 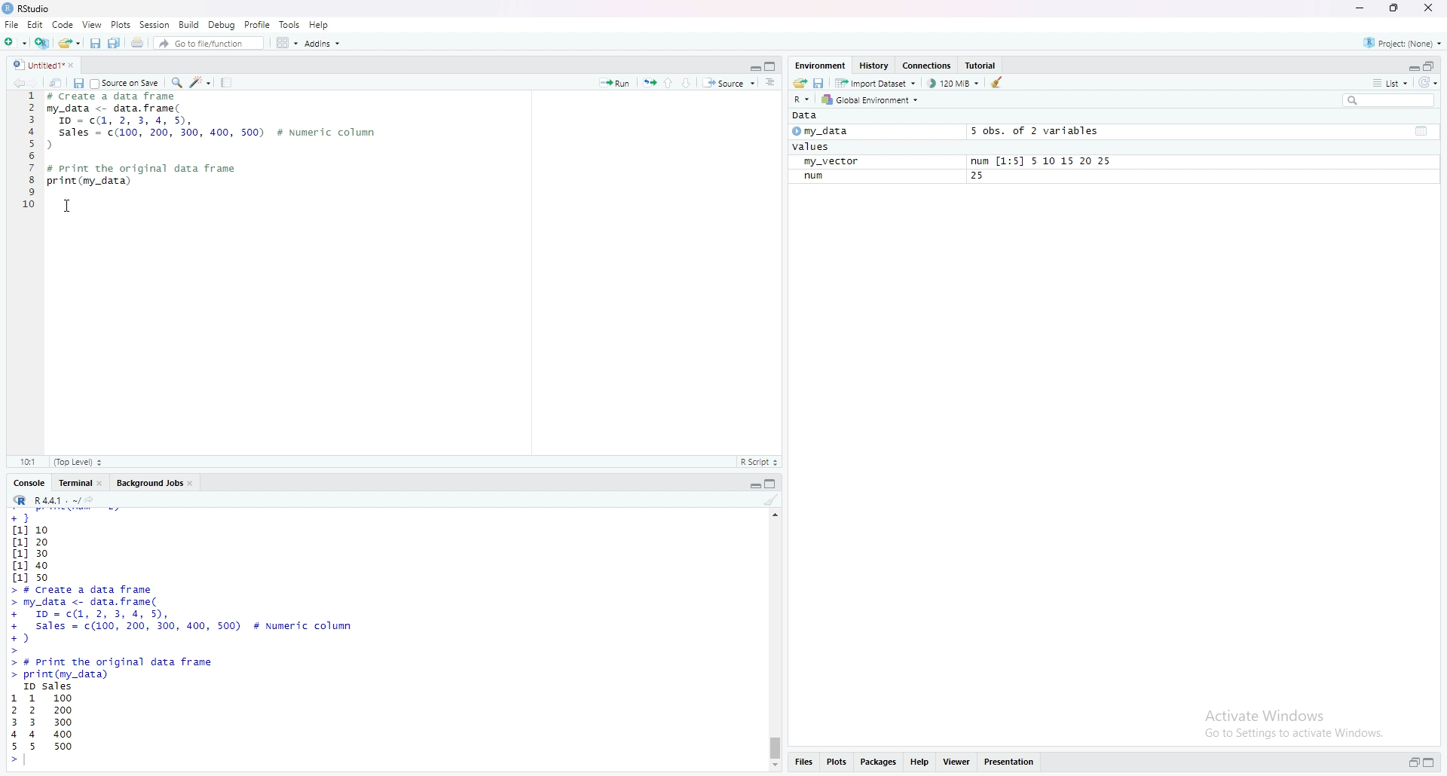 I want to click on re-run the previous code region, so click(x=648, y=83).